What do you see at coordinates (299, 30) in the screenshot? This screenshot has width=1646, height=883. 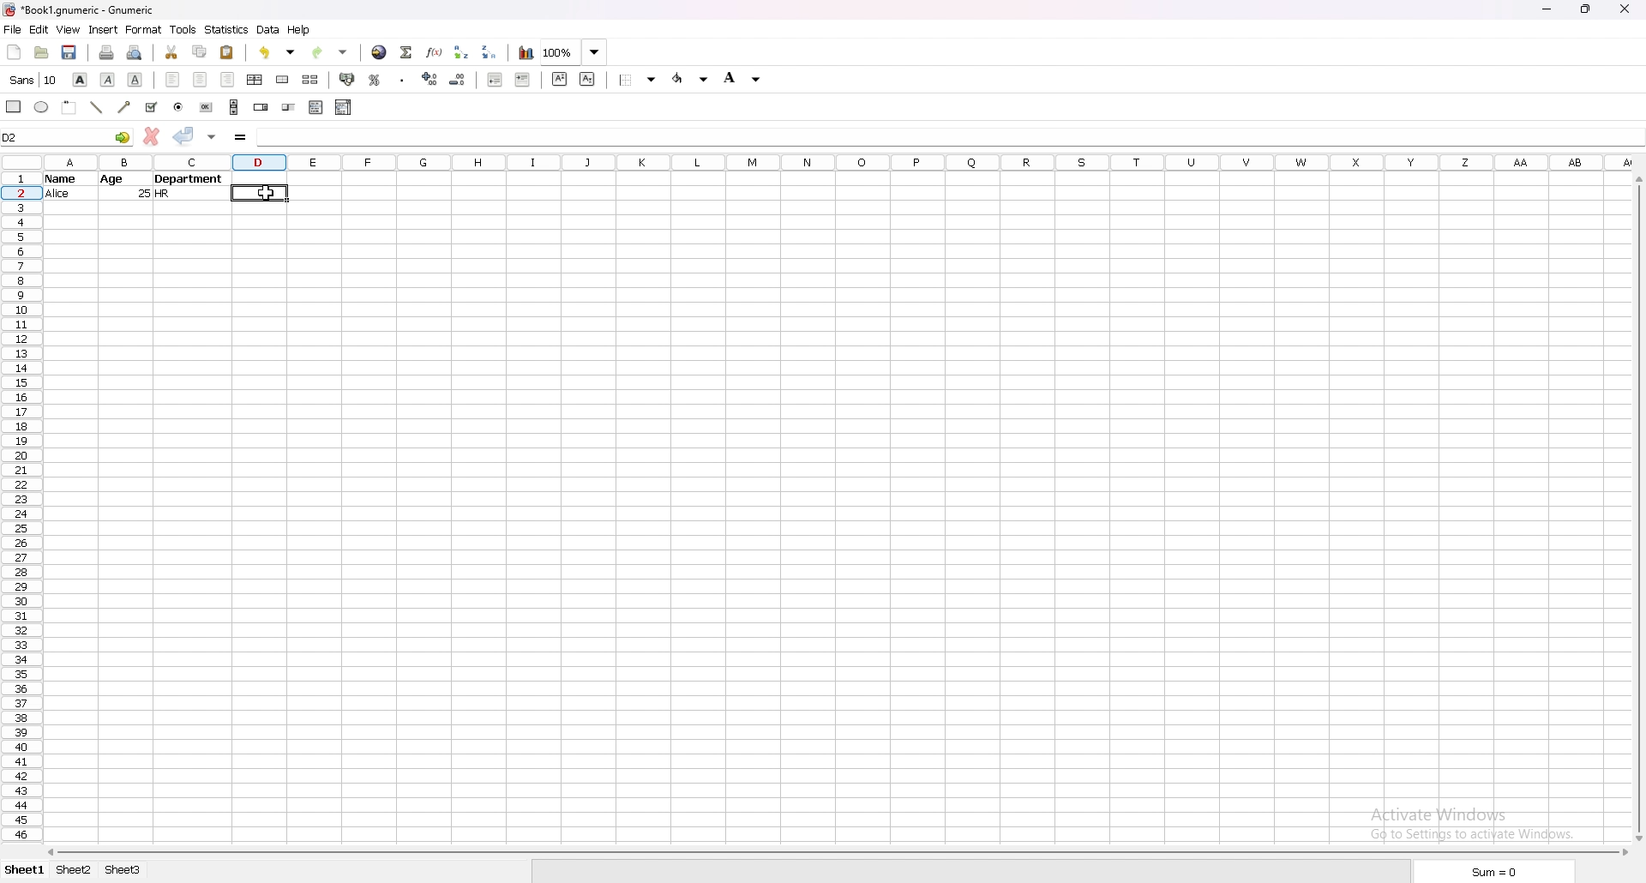 I see `help` at bounding box center [299, 30].